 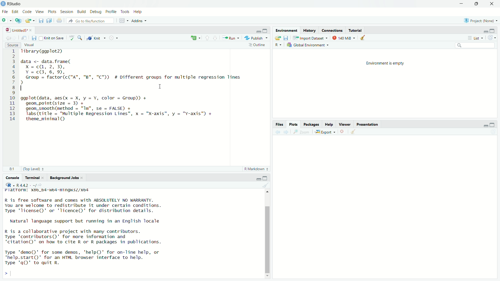 I want to click on , so click(x=279, y=124).